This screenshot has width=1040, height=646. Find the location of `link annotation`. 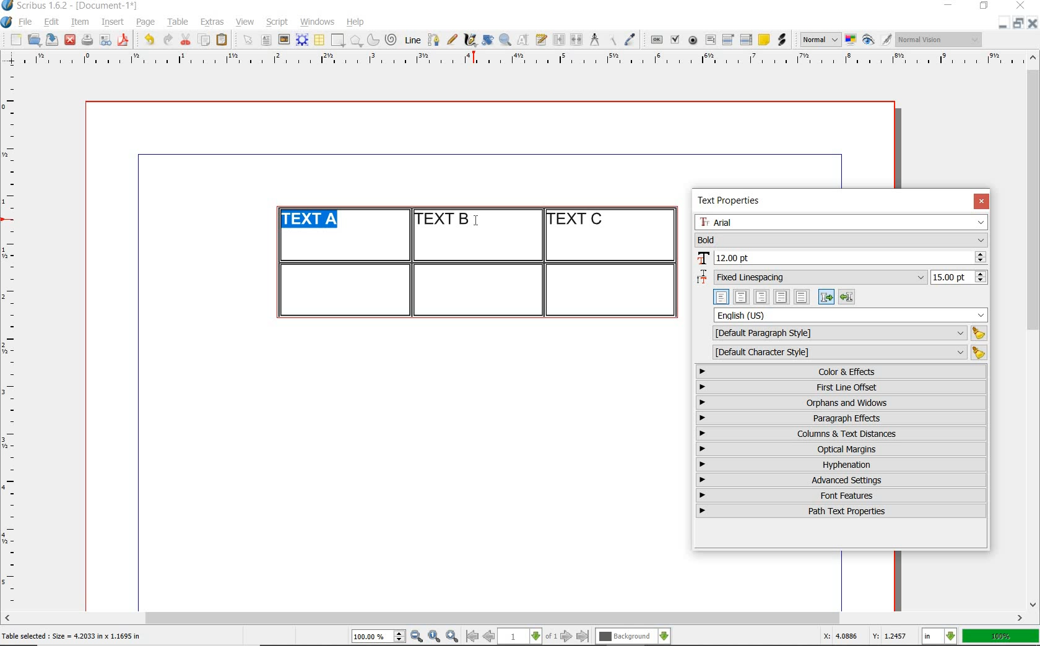

link annotation is located at coordinates (783, 40).